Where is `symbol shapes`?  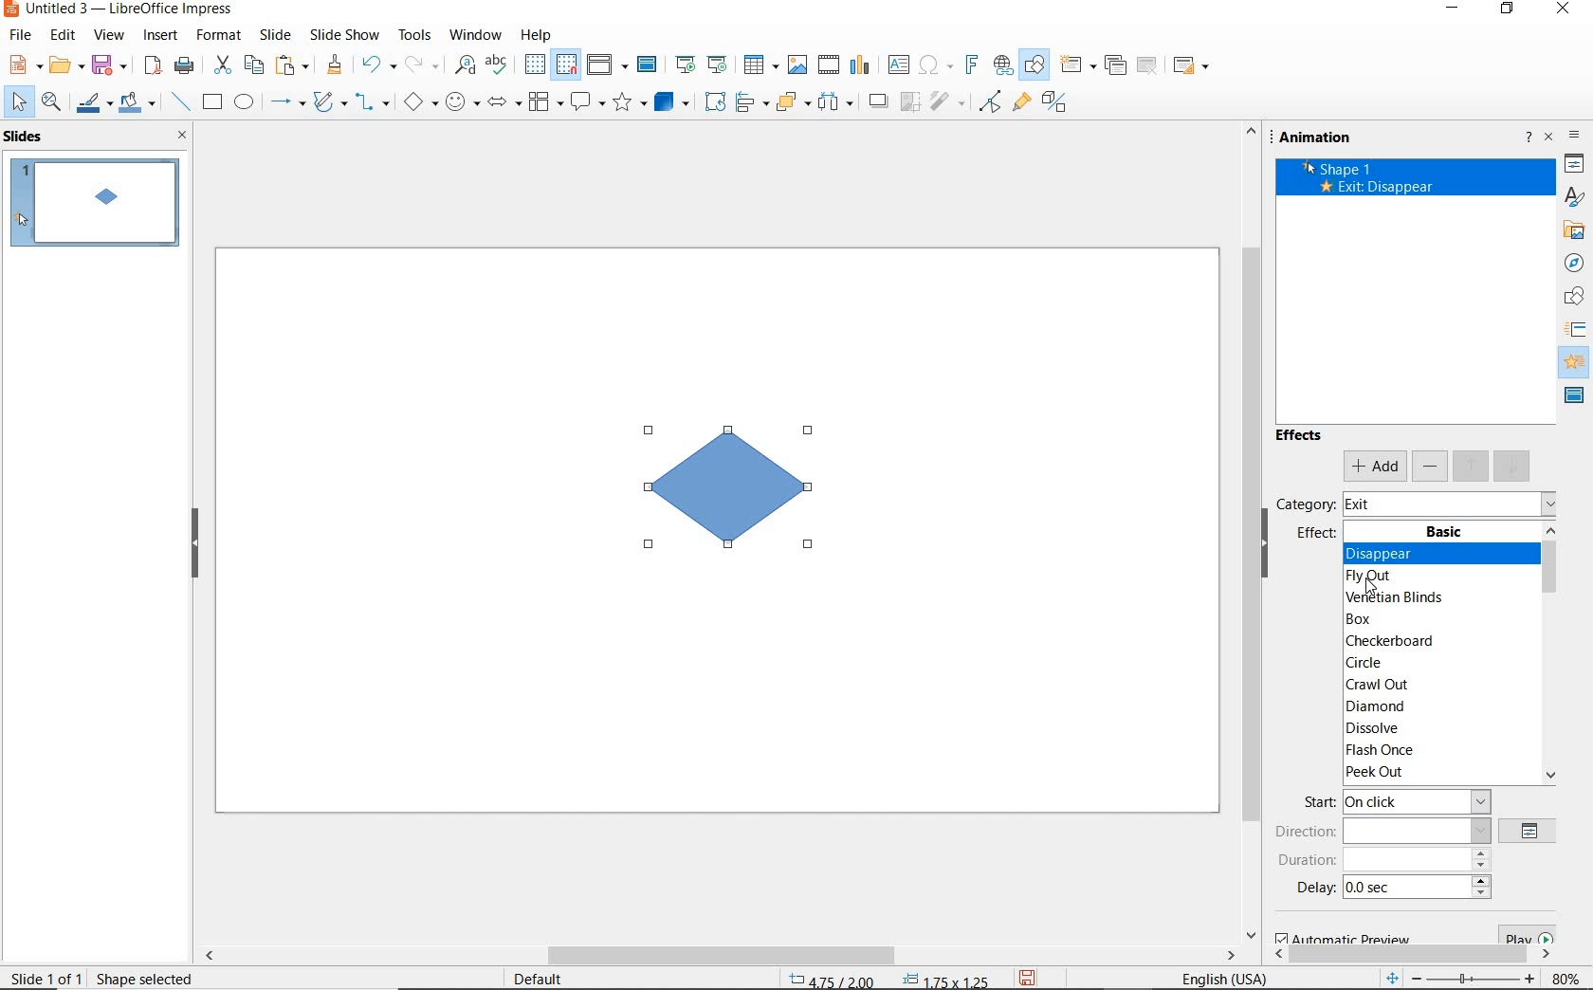 symbol shapes is located at coordinates (463, 101).